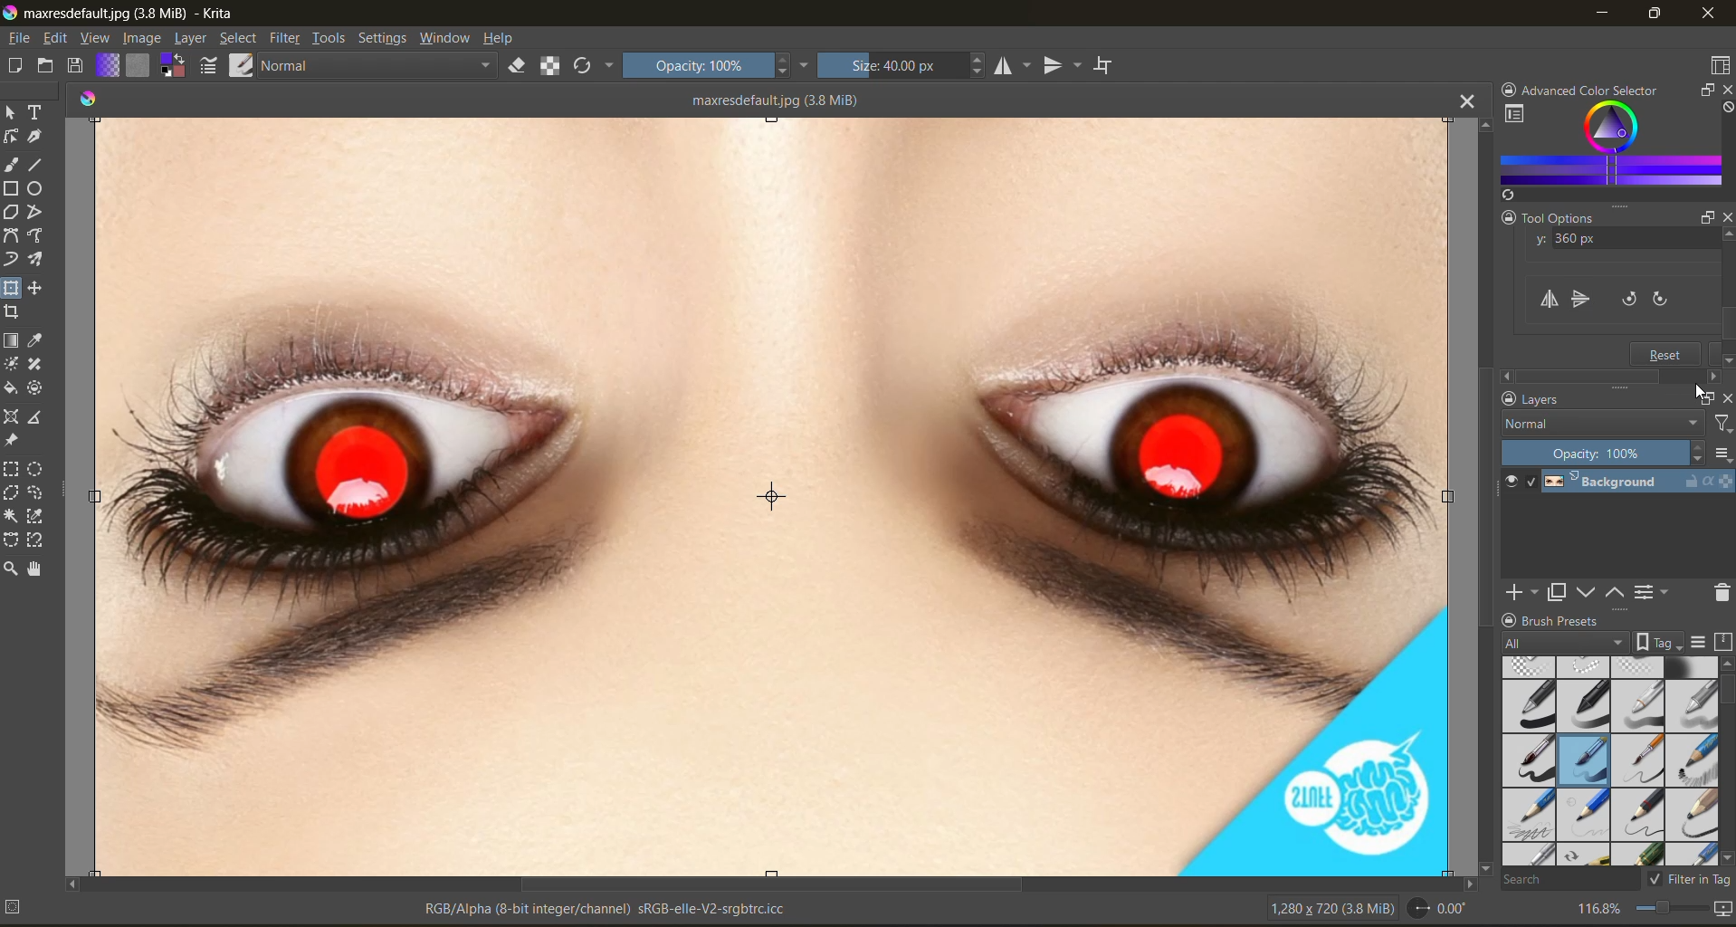 This screenshot has height=927, width=1736. Describe the element at coordinates (1561, 645) in the screenshot. I see `tag` at that location.